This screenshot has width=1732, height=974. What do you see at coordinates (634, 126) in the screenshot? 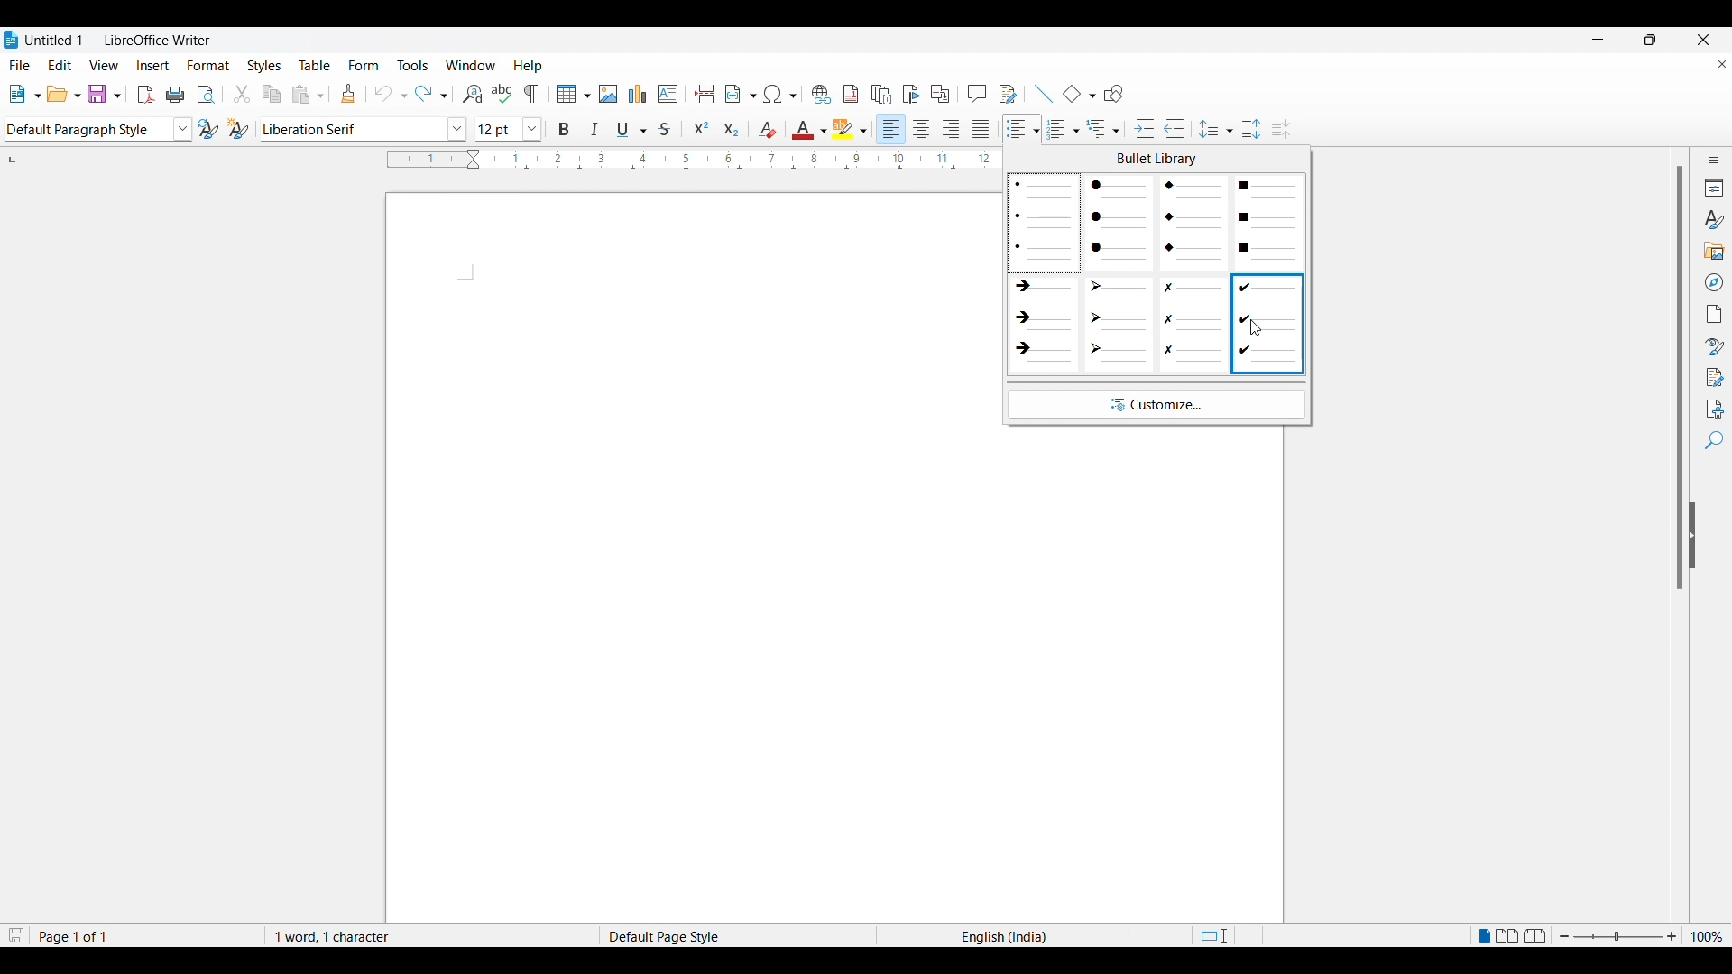
I see `underline` at bounding box center [634, 126].